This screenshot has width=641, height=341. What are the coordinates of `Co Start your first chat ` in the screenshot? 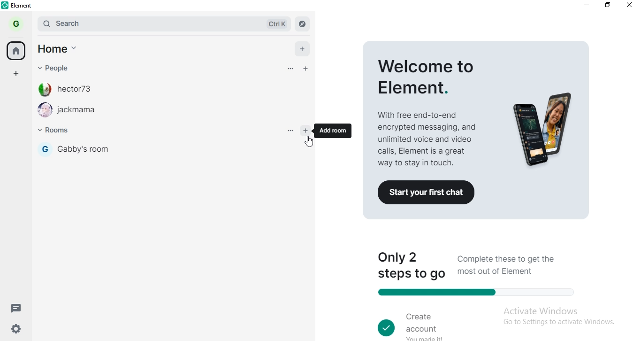 It's located at (429, 193).